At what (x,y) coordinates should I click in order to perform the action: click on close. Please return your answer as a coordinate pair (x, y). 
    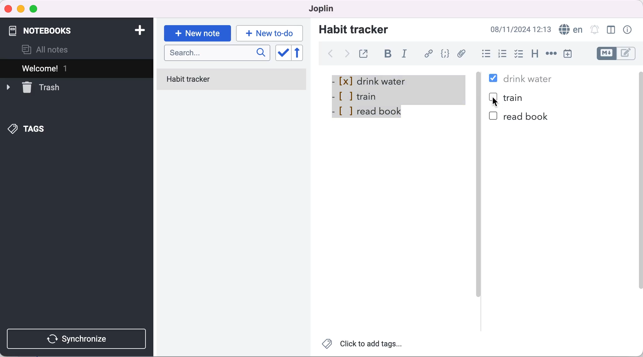
    Looking at the image, I should click on (8, 8).